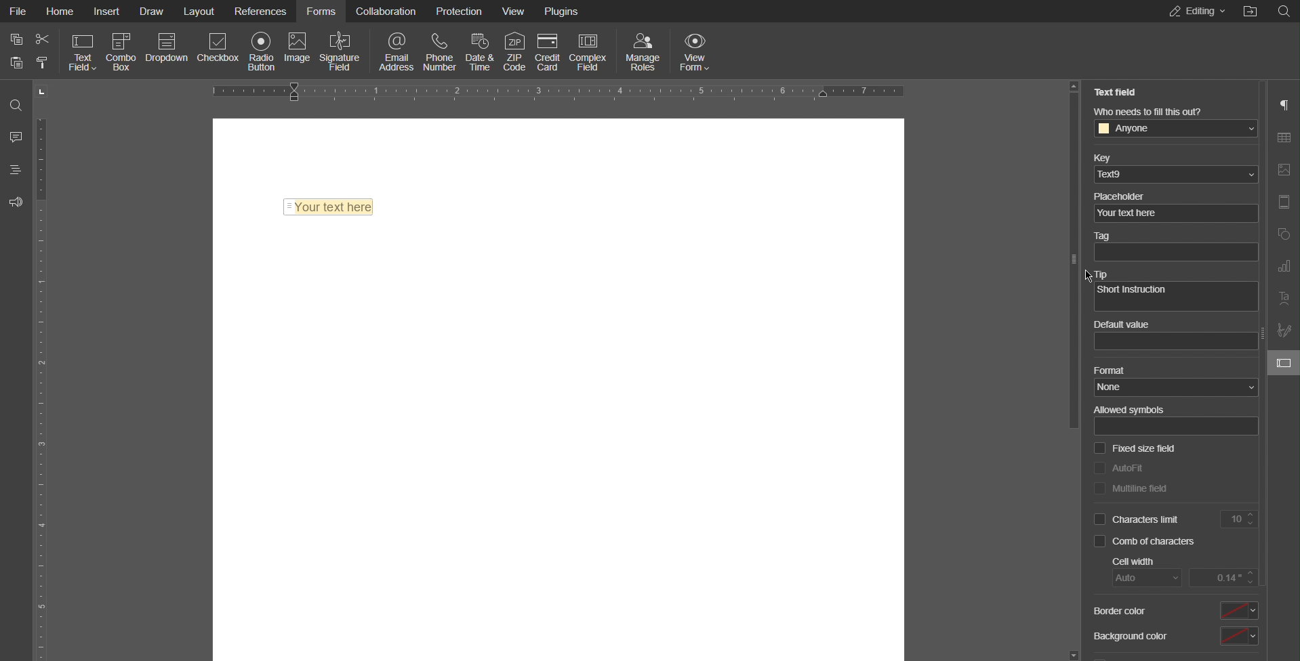 Image resolution: width=1300 pixels, height=661 pixels. Describe the element at coordinates (696, 50) in the screenshot. I see `View Form` at that location.